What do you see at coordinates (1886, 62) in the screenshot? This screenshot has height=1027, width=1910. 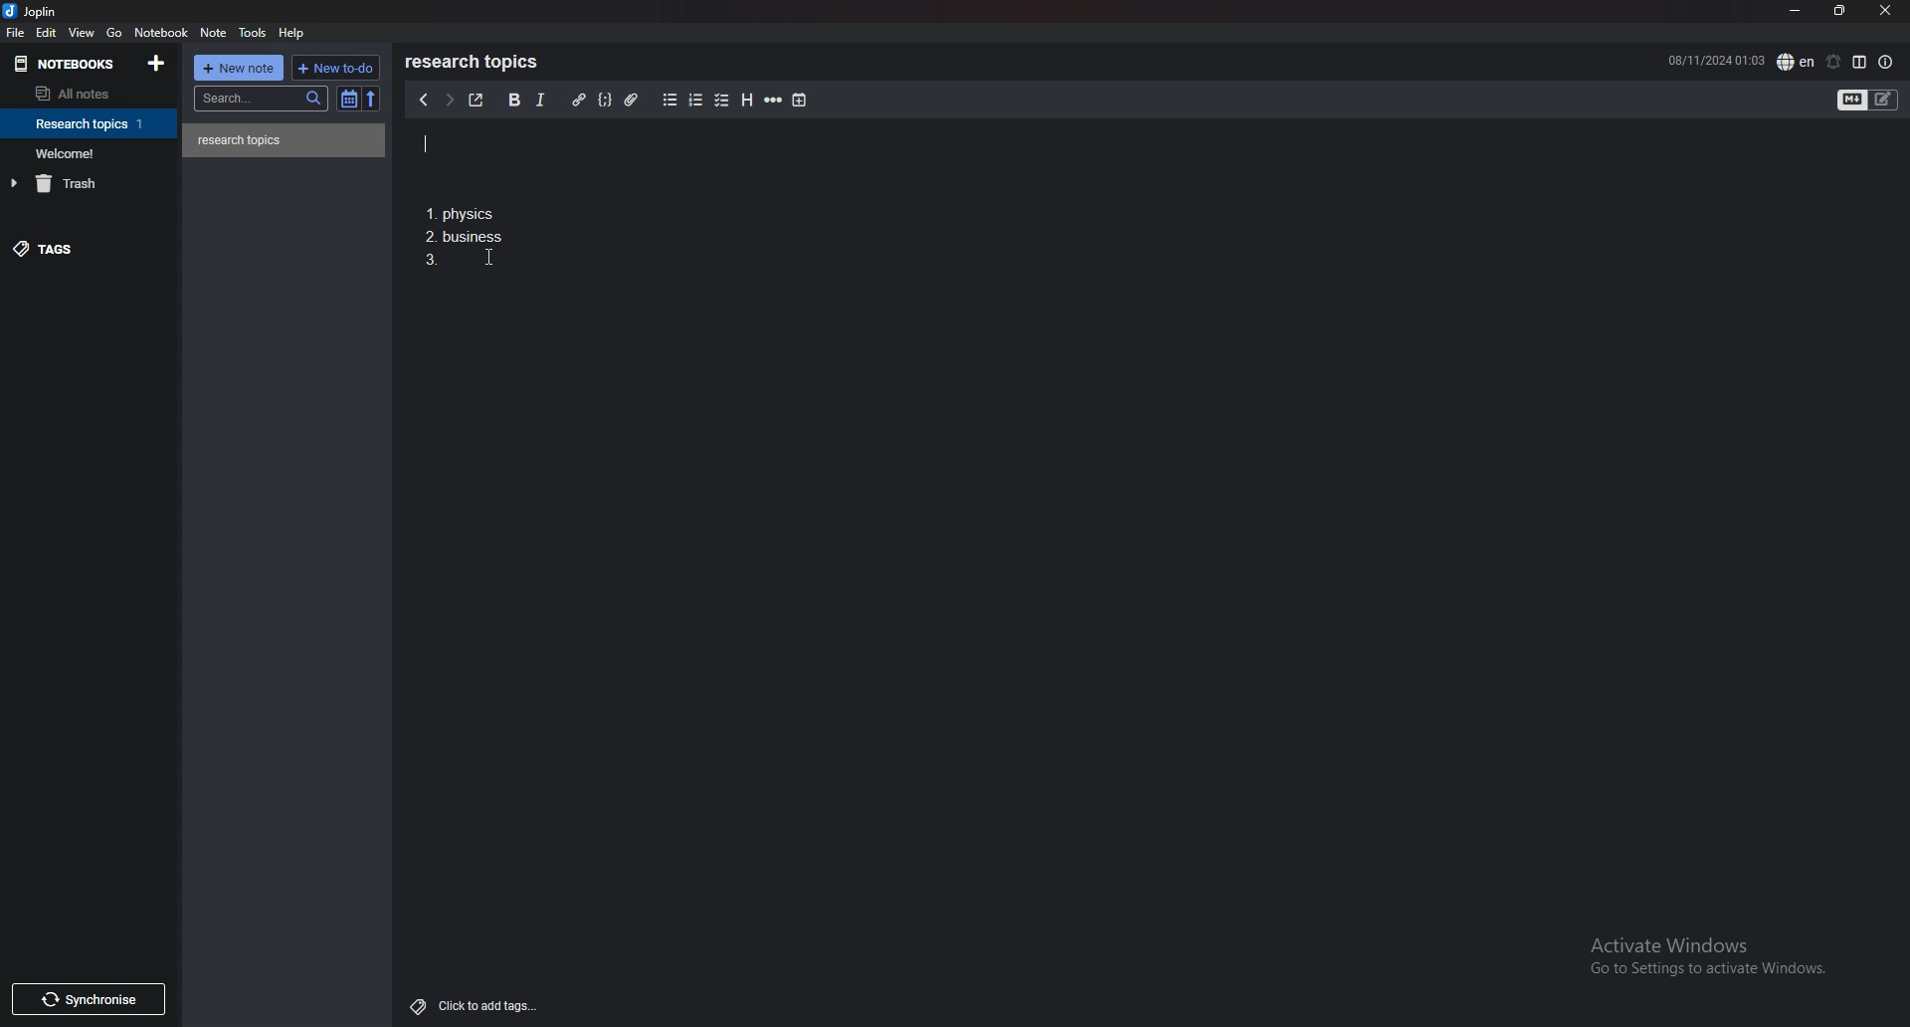 I see `note properties` at bounding box center [1886, 62].